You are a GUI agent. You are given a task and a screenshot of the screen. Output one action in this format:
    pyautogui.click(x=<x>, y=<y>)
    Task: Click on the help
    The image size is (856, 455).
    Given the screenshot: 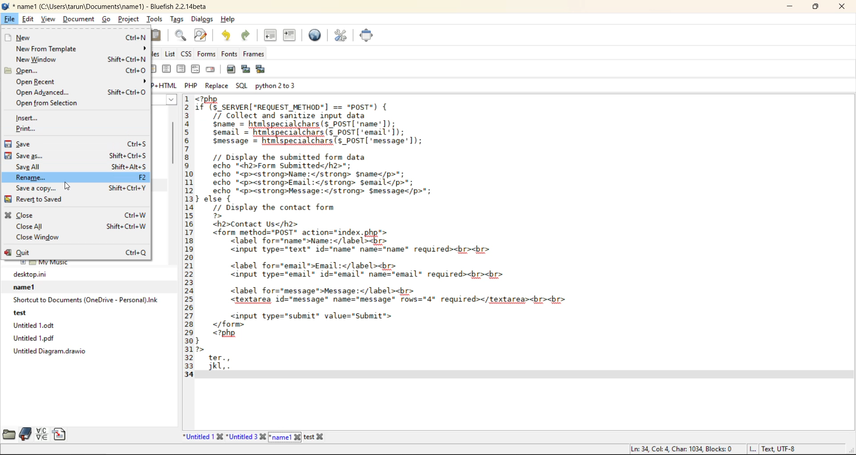 What is the action you would take?
    pyautogui.click(x=230, y=20)
    